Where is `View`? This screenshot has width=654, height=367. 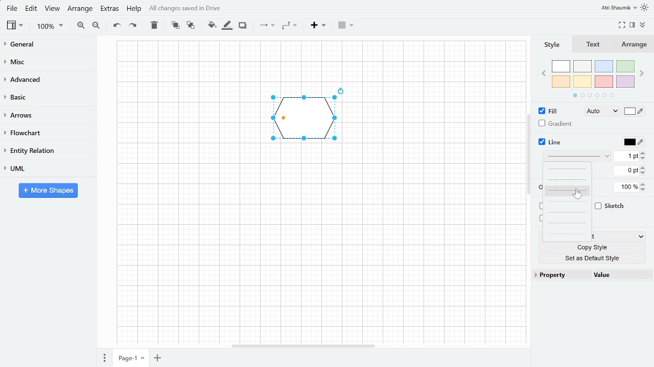
View is located at coordinates (51, 9).